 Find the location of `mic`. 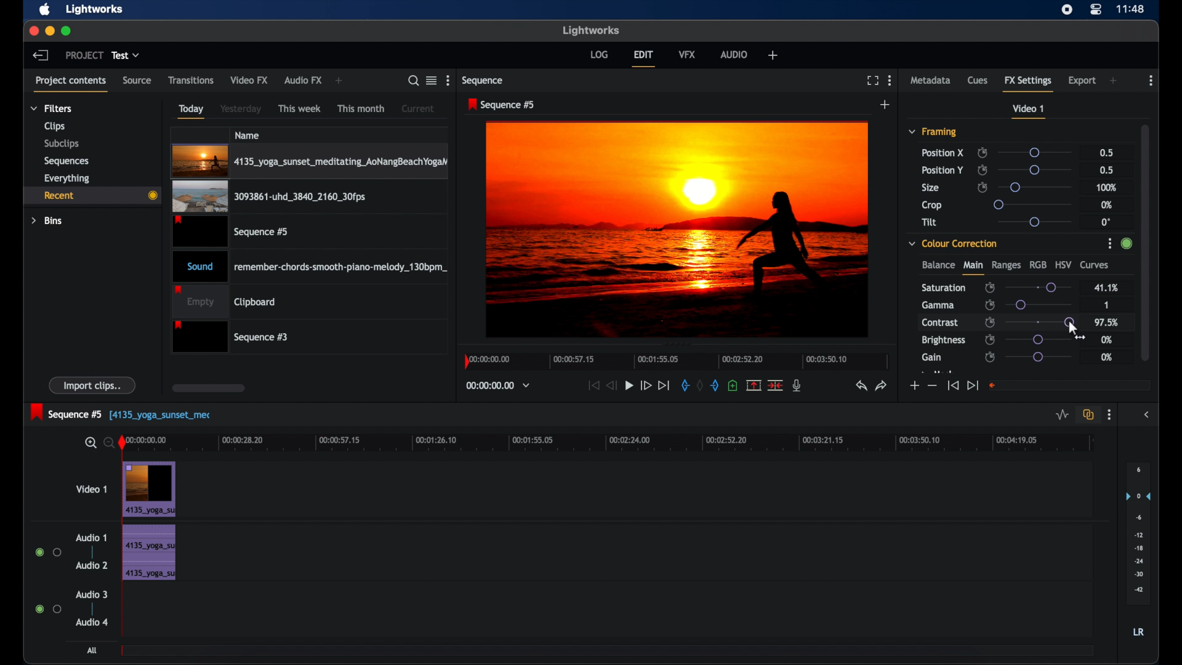

mic is located at coordinates (798, 385).